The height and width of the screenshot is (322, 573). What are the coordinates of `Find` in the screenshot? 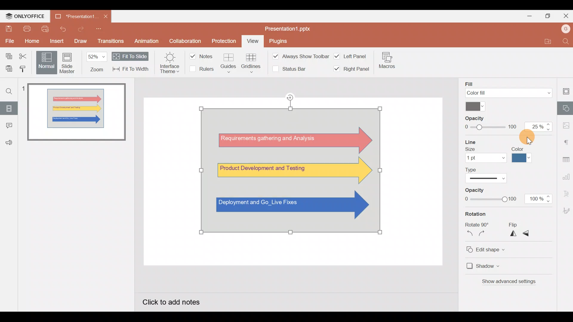 It's located at (9, 90).